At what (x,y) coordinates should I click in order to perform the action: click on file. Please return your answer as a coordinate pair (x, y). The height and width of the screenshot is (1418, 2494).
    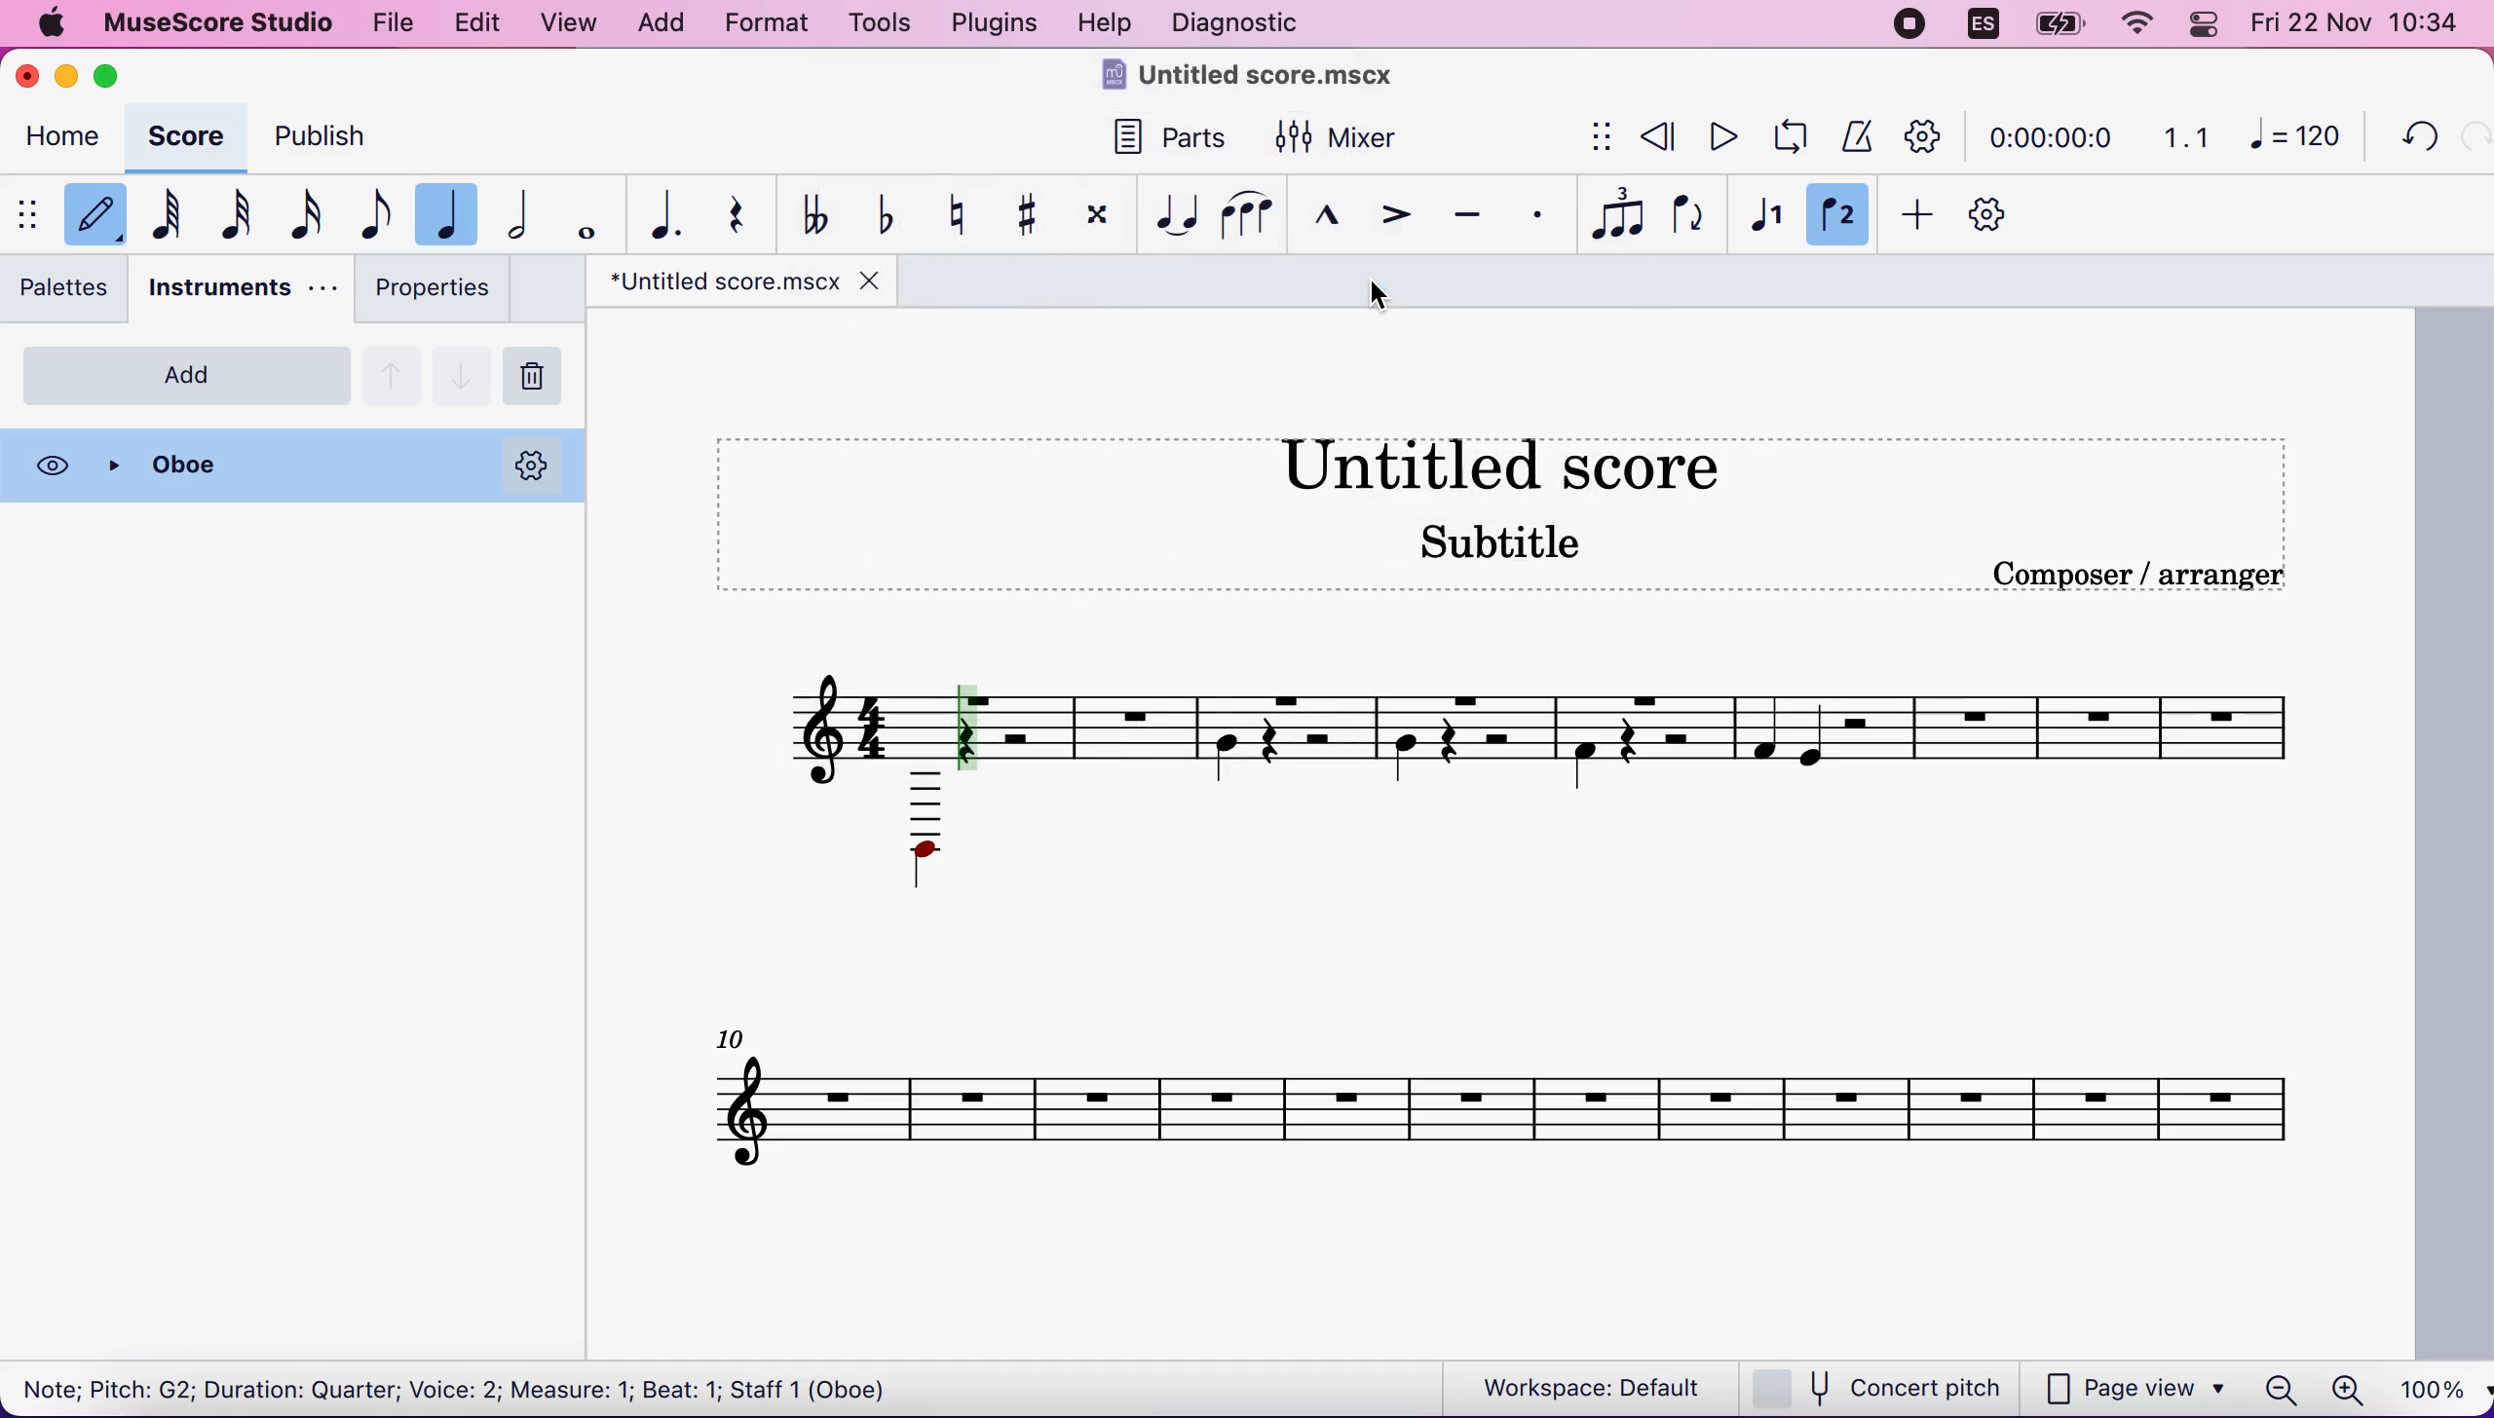
    Looking at the image, I should click on (396, 25).